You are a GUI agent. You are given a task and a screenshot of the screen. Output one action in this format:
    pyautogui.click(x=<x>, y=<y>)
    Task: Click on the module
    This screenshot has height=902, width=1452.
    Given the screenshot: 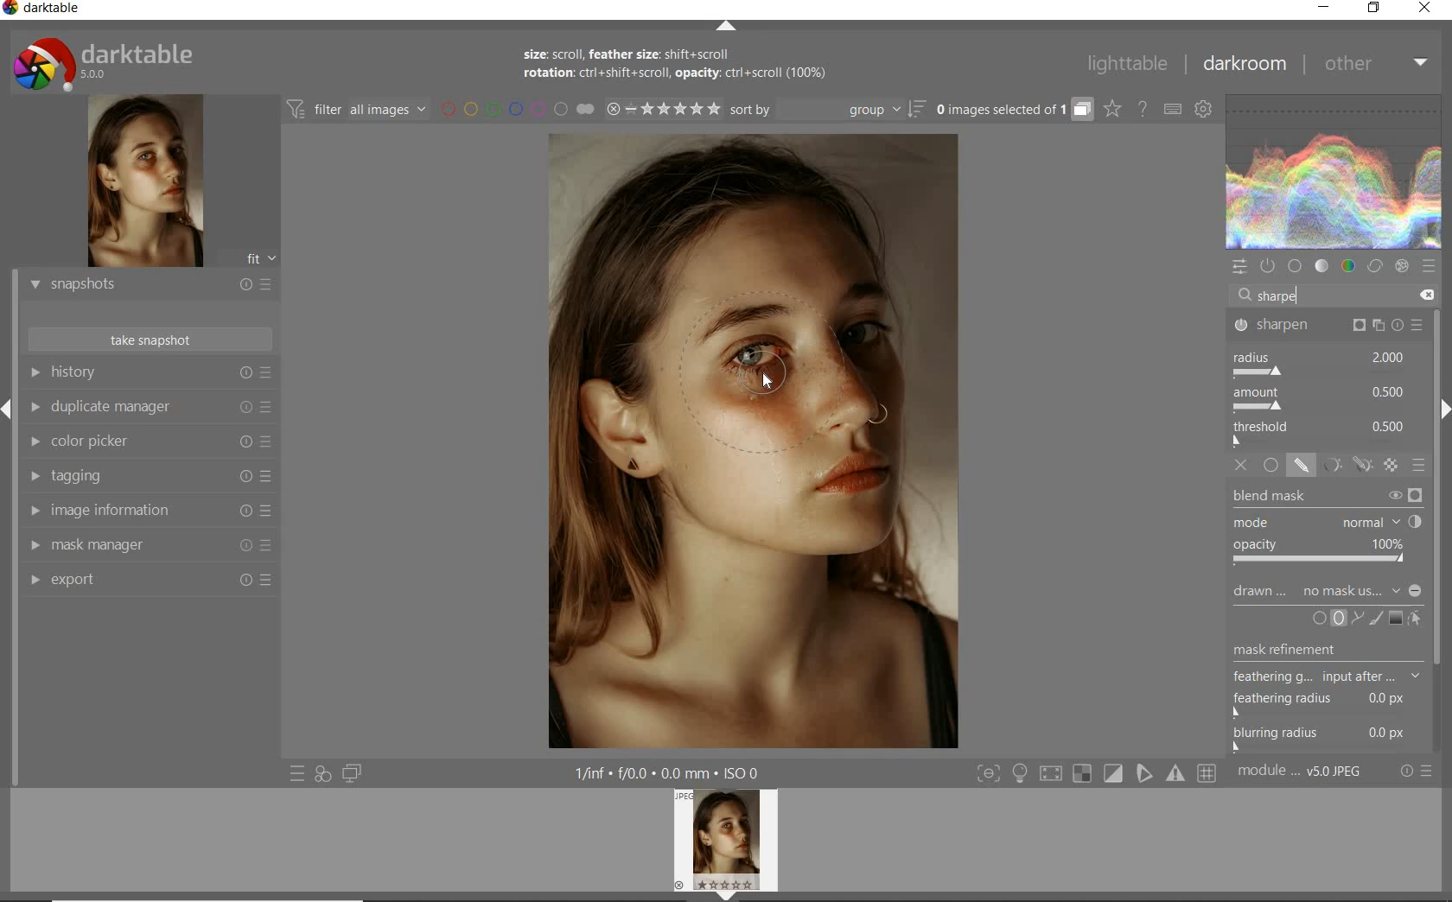 What is the action you would take?
    pyautogui.click(x=1302, y=772)
    